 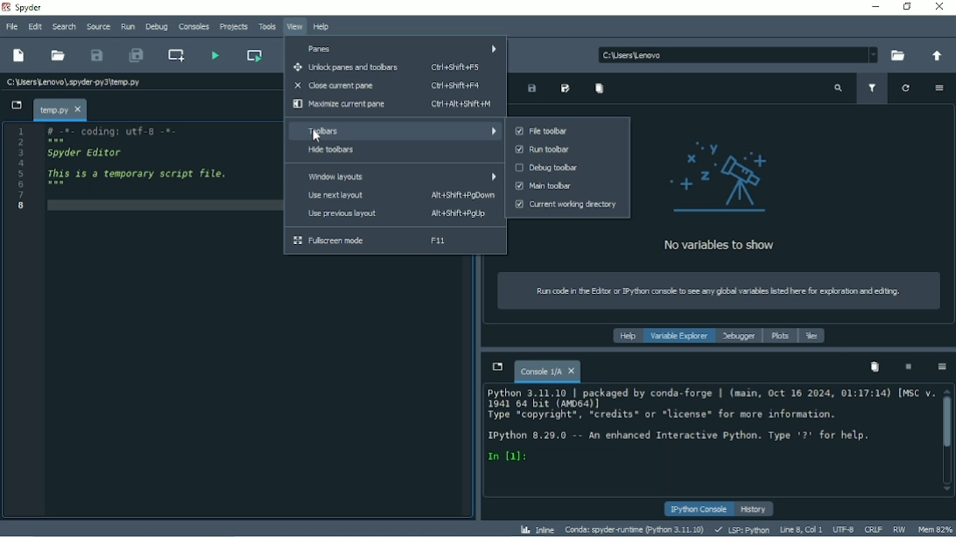 What do you see at coordinates (157, 27) in the screenshot?
I see `Debug` at bounding box center [157, 27].